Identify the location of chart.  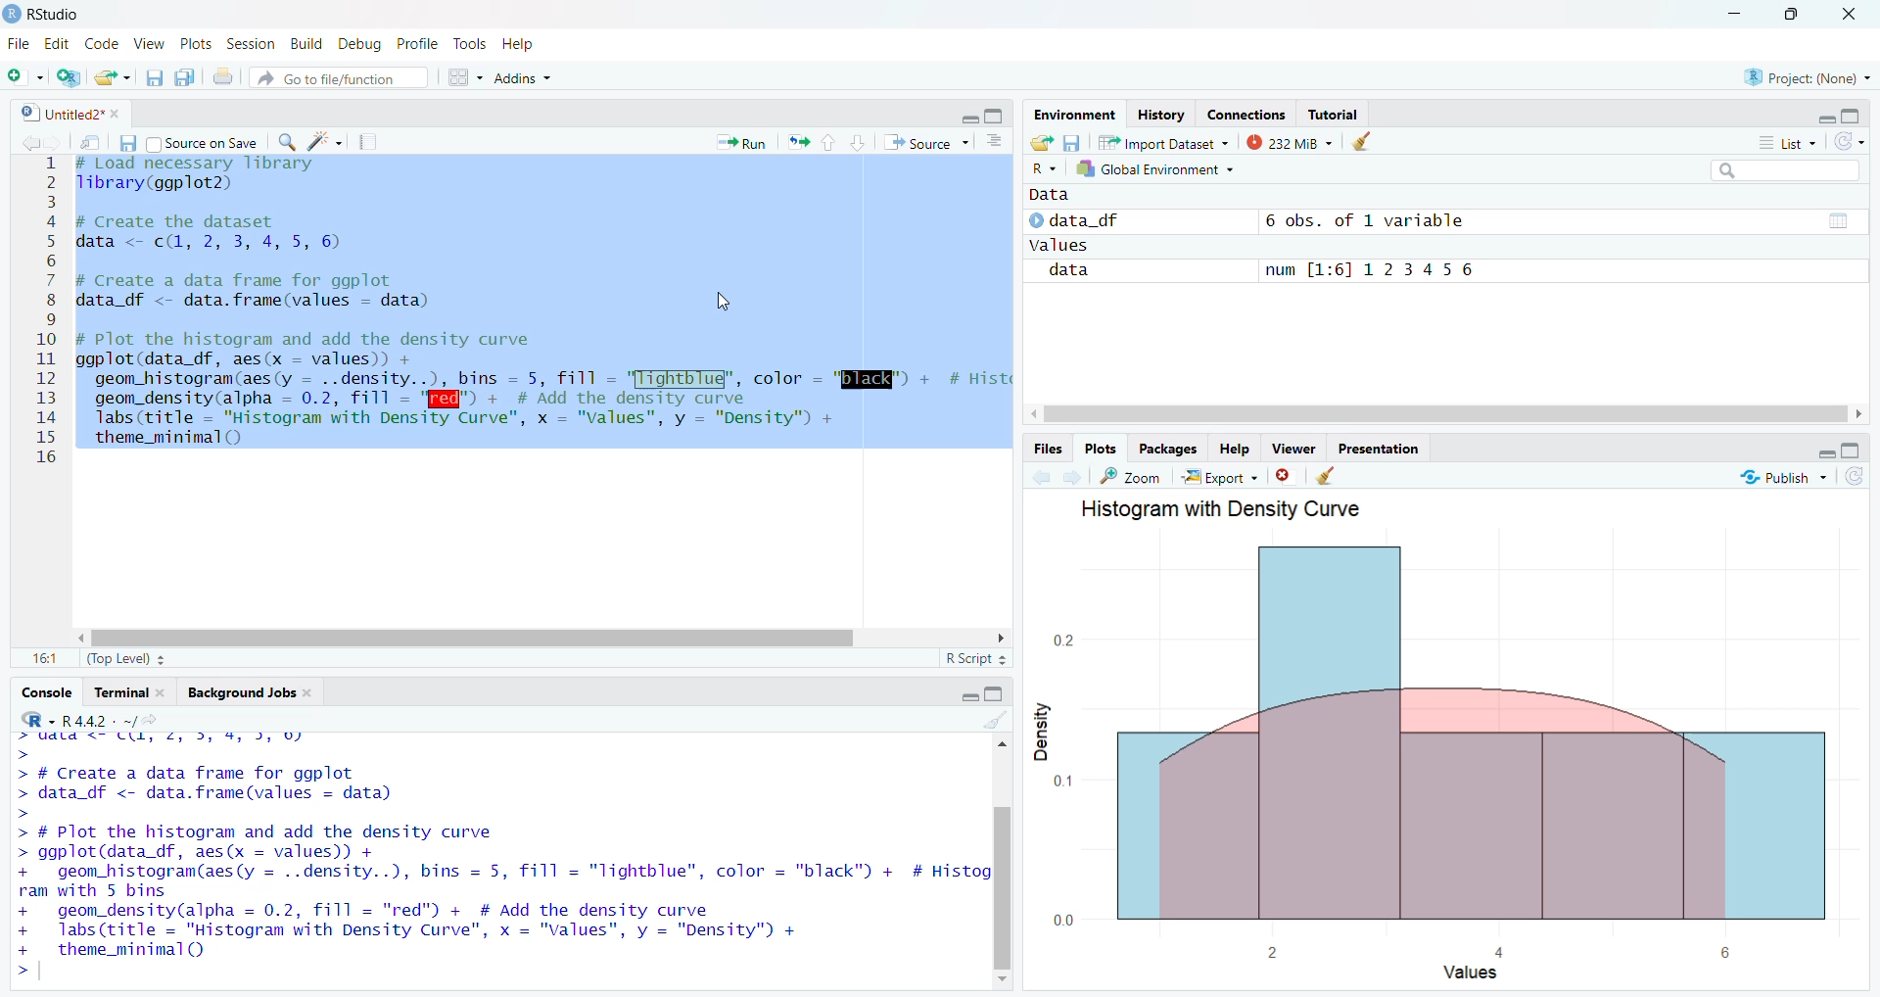
(1443, 744).